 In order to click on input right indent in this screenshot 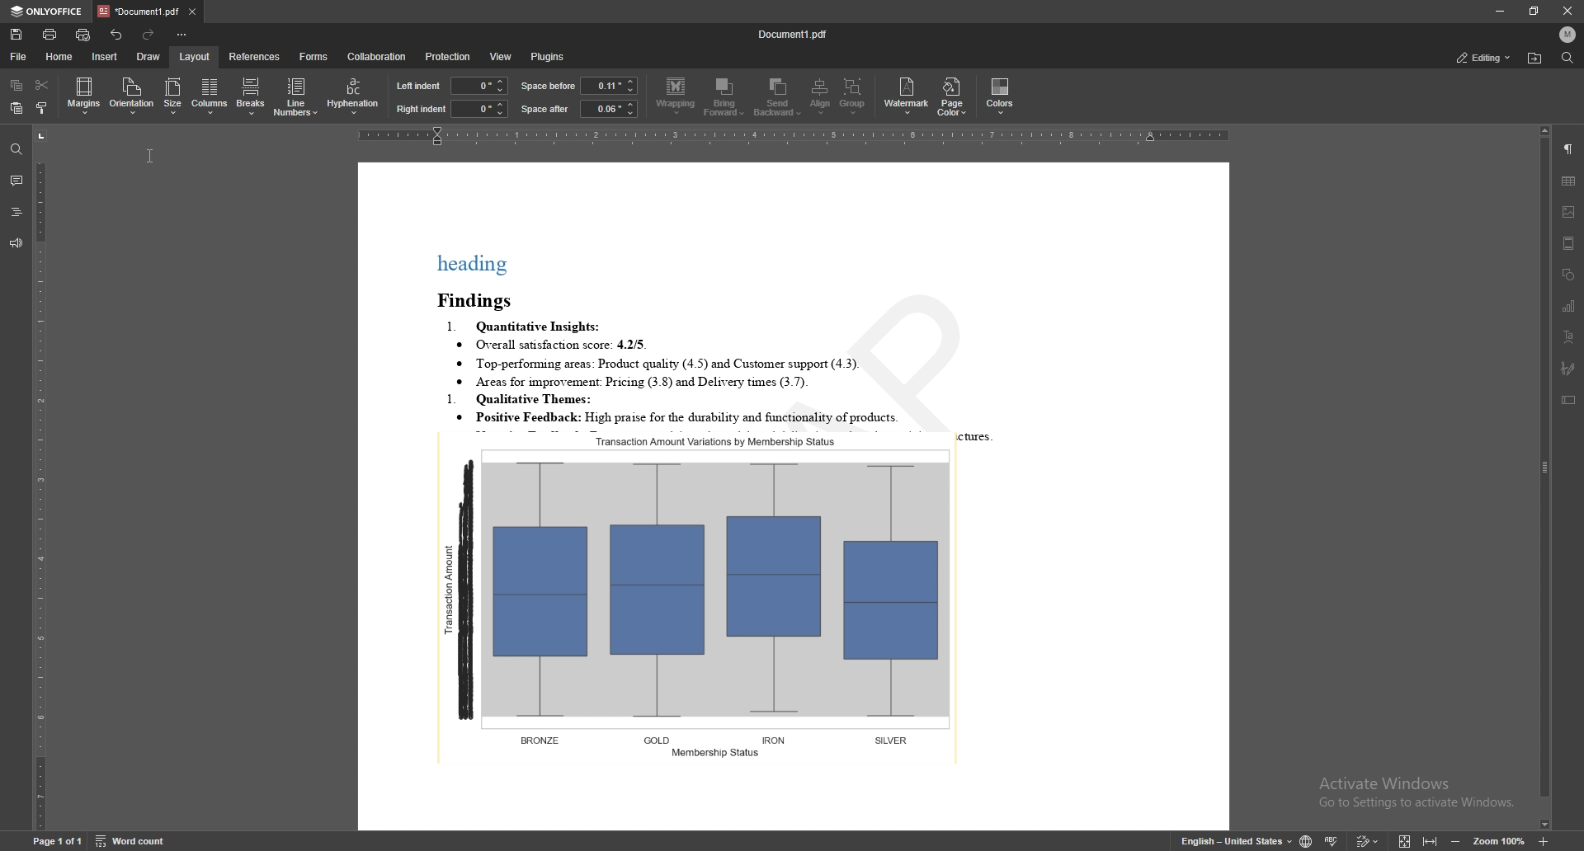, I will do `click(479, 109)`.